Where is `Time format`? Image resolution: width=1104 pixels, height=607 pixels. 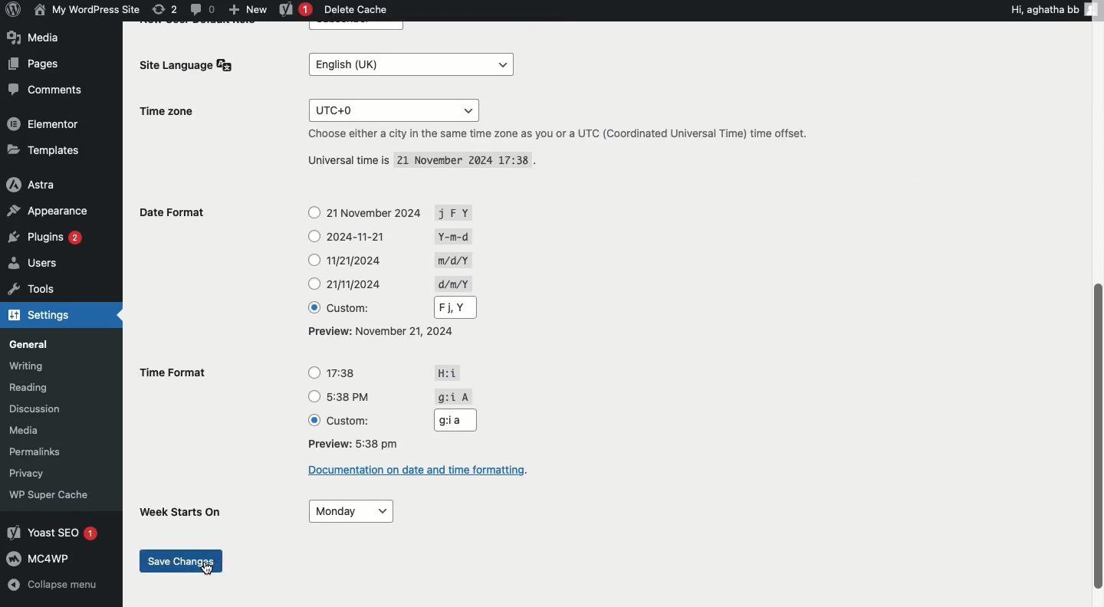 Time format is located at coordinates (179, 373).